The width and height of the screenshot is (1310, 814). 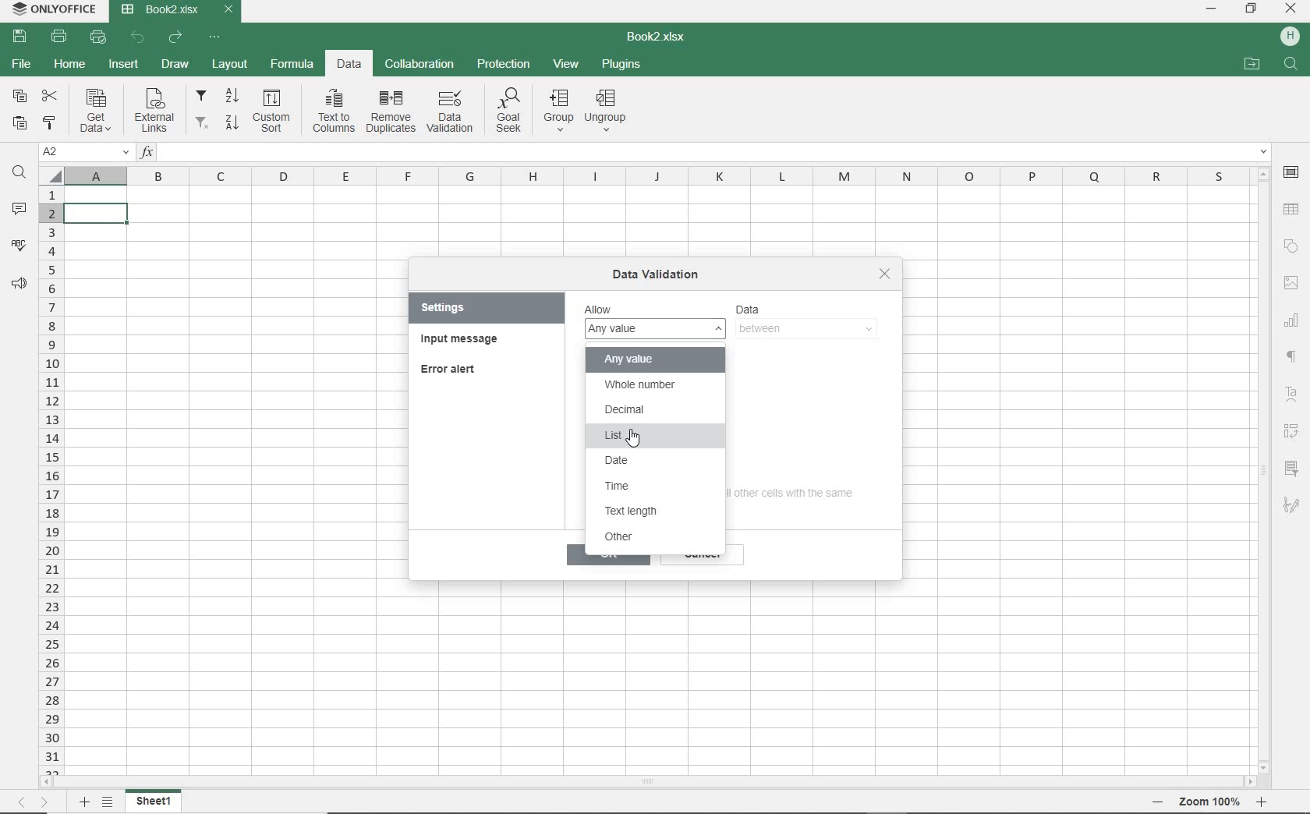 I want to click on REDO, so click(x=175, y=38).